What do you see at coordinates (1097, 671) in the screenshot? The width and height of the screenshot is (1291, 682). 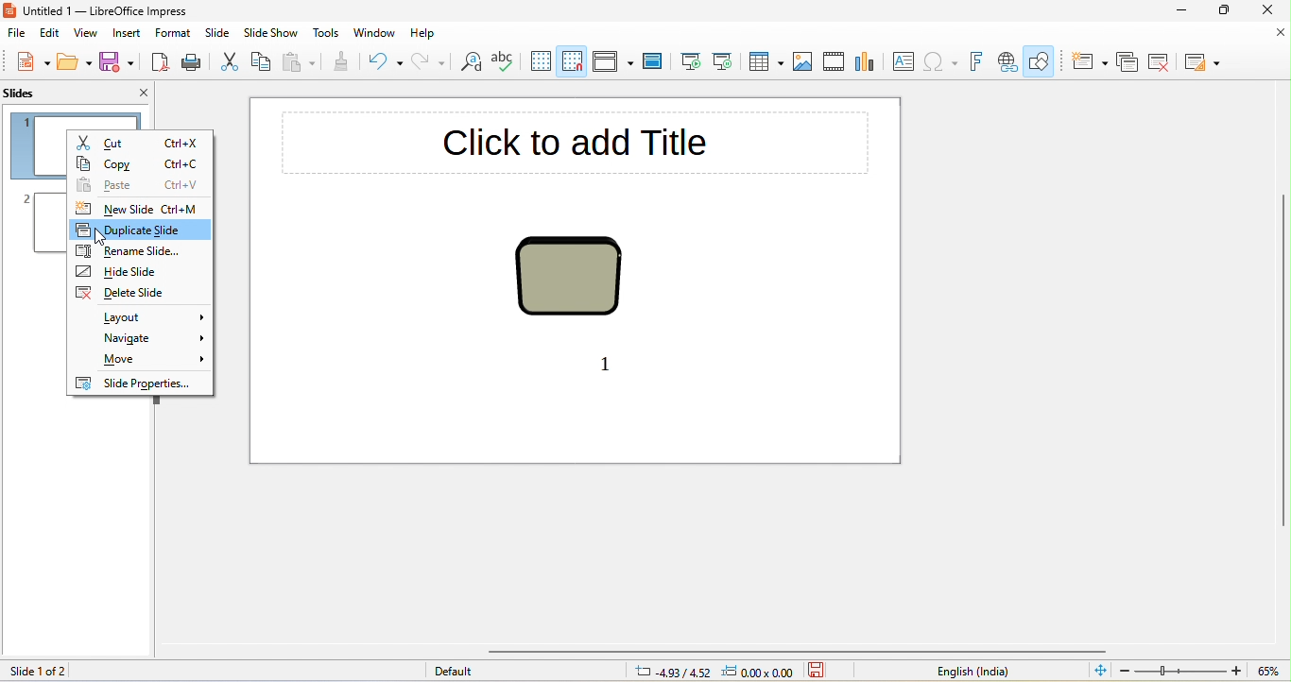 I see `fit slide to current window` at bounding box center [1097, 671].